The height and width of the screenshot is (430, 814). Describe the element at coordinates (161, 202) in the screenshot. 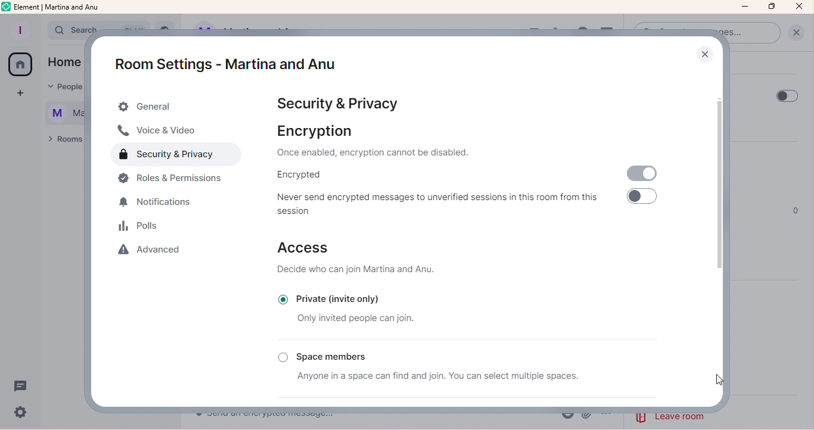

I see `Notifications` at that location.